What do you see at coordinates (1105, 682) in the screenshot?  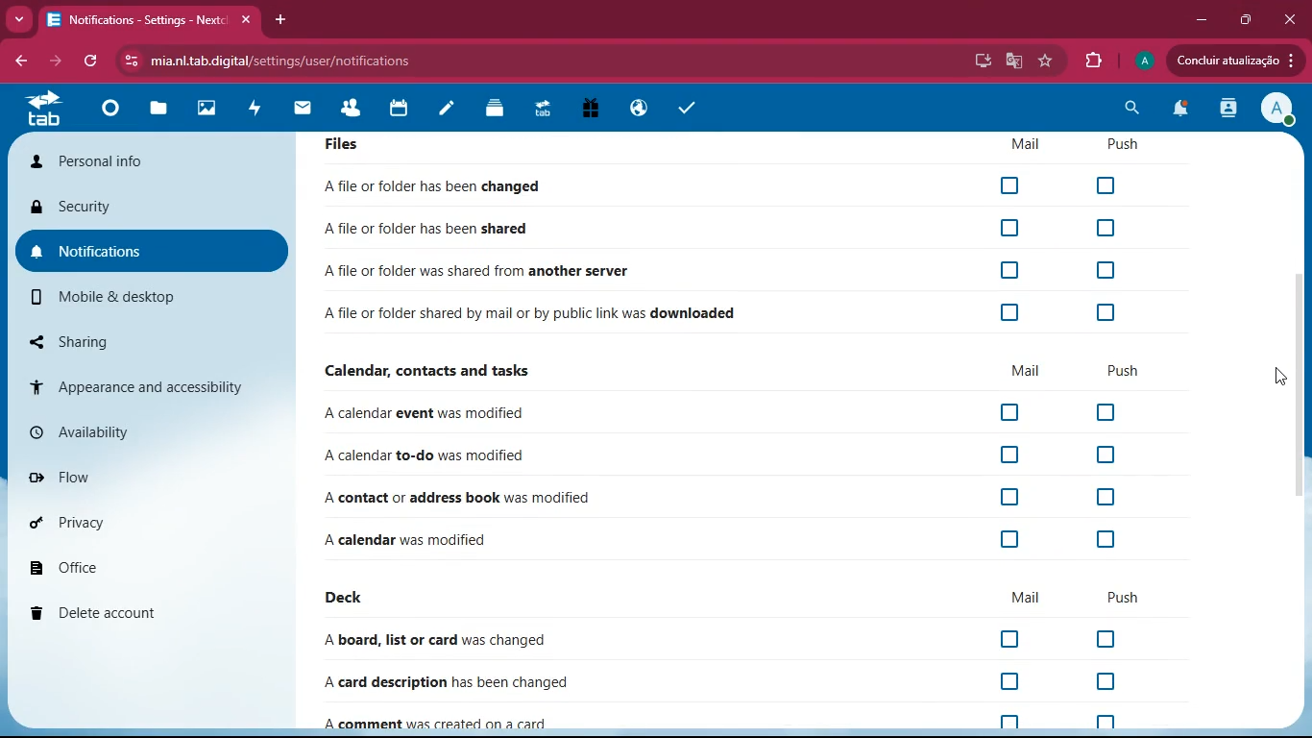 I see `off` at bounding box center [1105, 682].